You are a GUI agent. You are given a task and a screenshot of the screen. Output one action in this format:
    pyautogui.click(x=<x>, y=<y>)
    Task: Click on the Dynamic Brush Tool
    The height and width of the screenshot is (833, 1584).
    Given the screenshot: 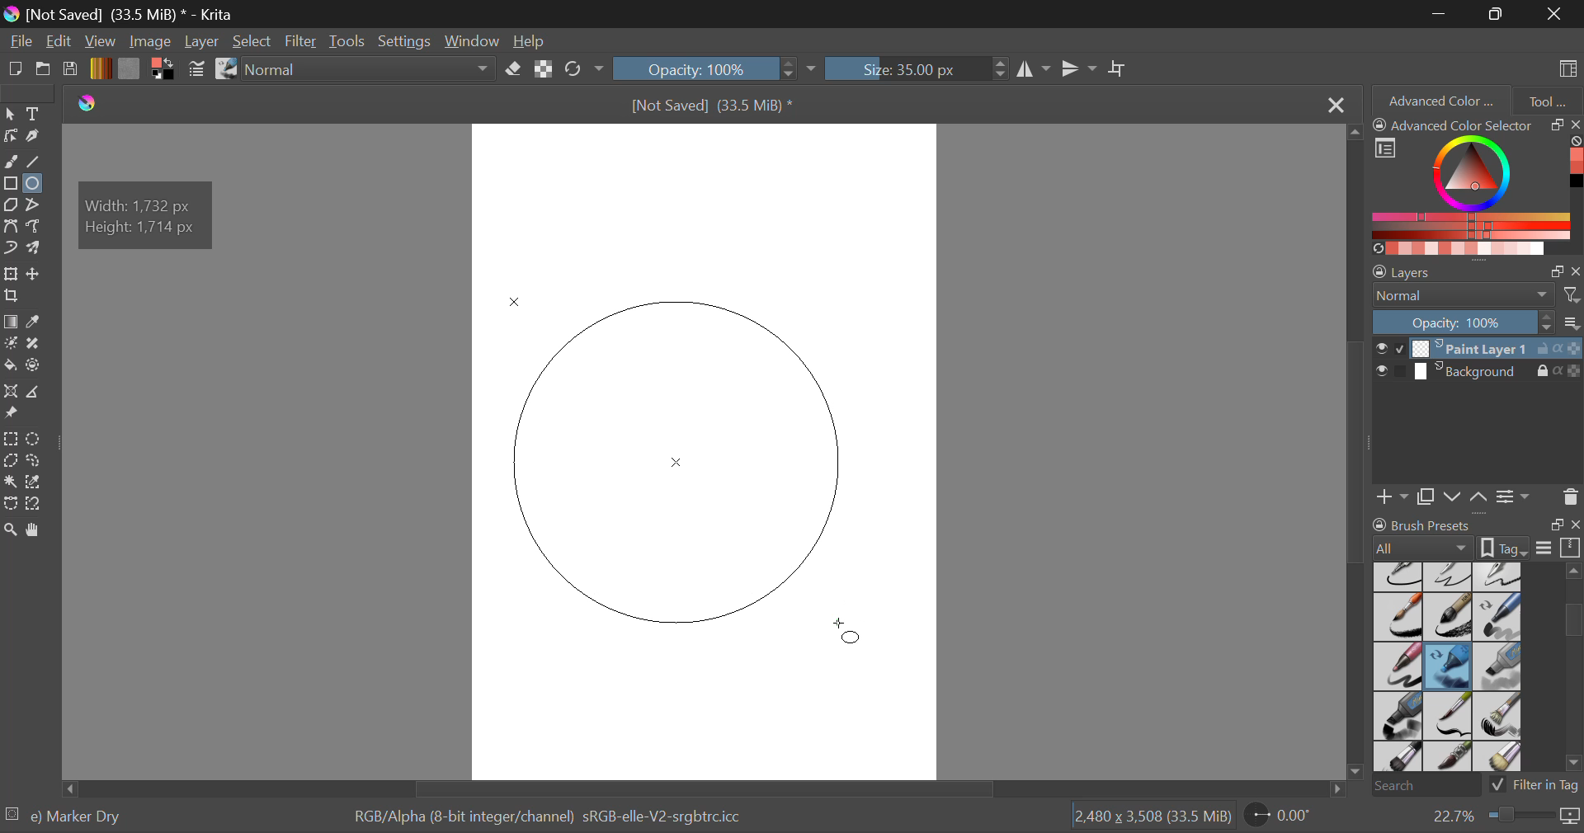 What is the action you would take?
    pyautogui.click(x=10, y=249)
    